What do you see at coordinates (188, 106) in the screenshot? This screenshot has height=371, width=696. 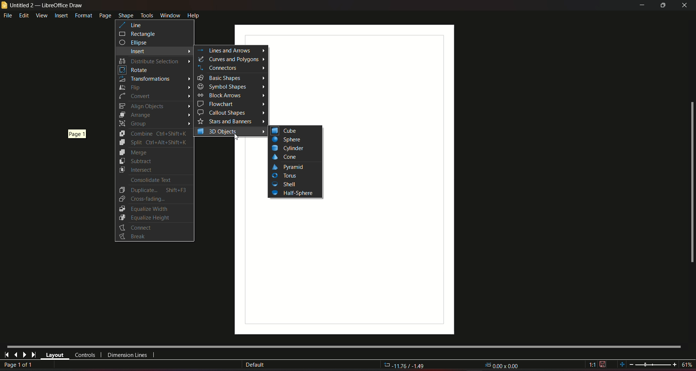 I see `Arrow` at bounding box center [188, 106].